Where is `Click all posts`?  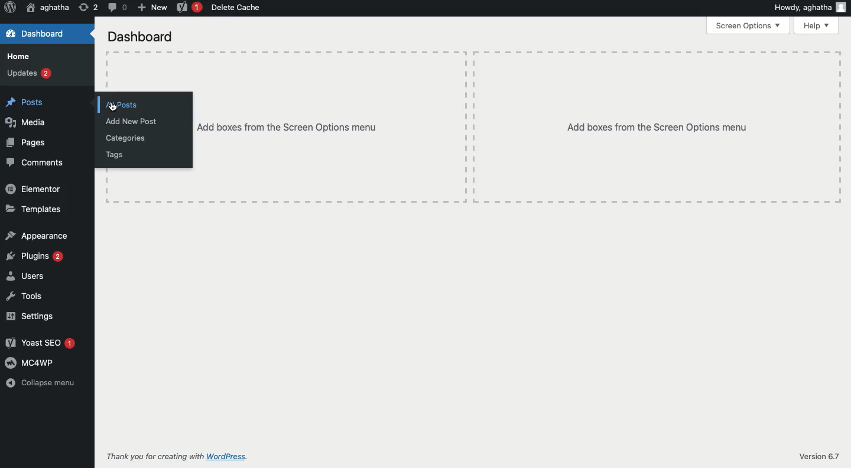
Click all posts is located at coordinates (123, 103).